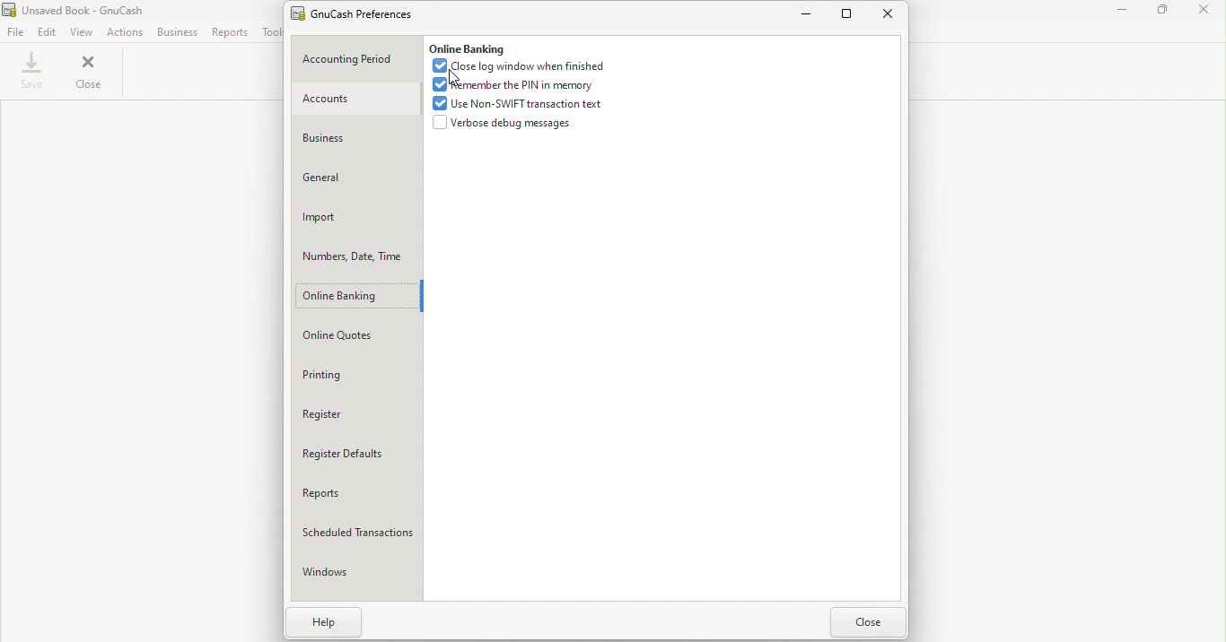 Image resolution: width=1226 pixels, height=642 pixels. I want to click on cursor, so click(451, 77).